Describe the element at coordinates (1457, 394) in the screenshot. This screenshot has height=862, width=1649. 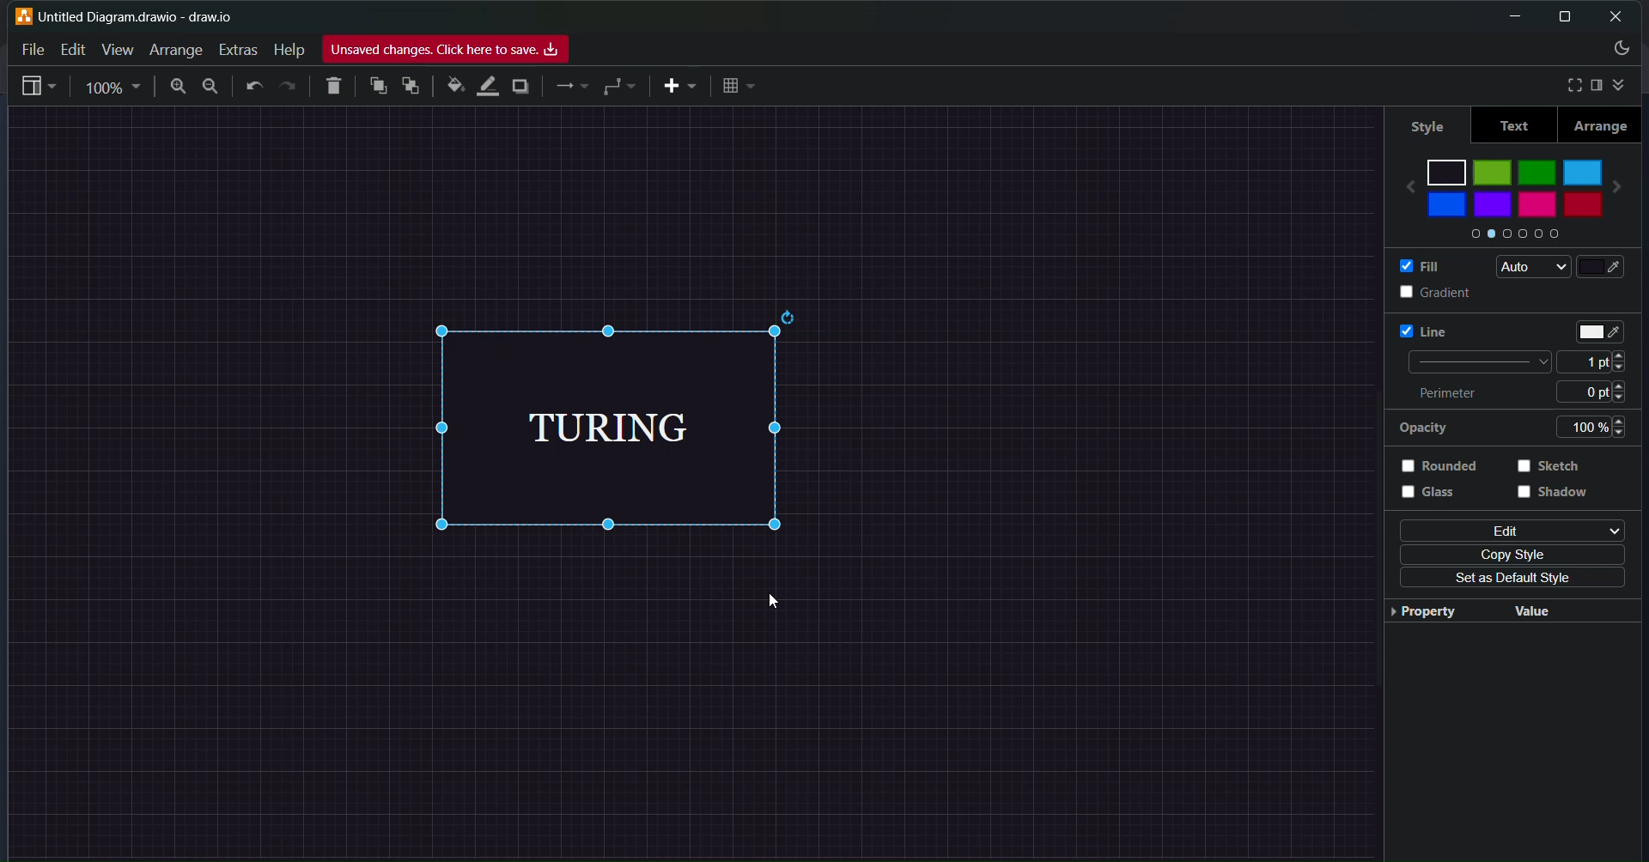
I see `perimeter` at that location.